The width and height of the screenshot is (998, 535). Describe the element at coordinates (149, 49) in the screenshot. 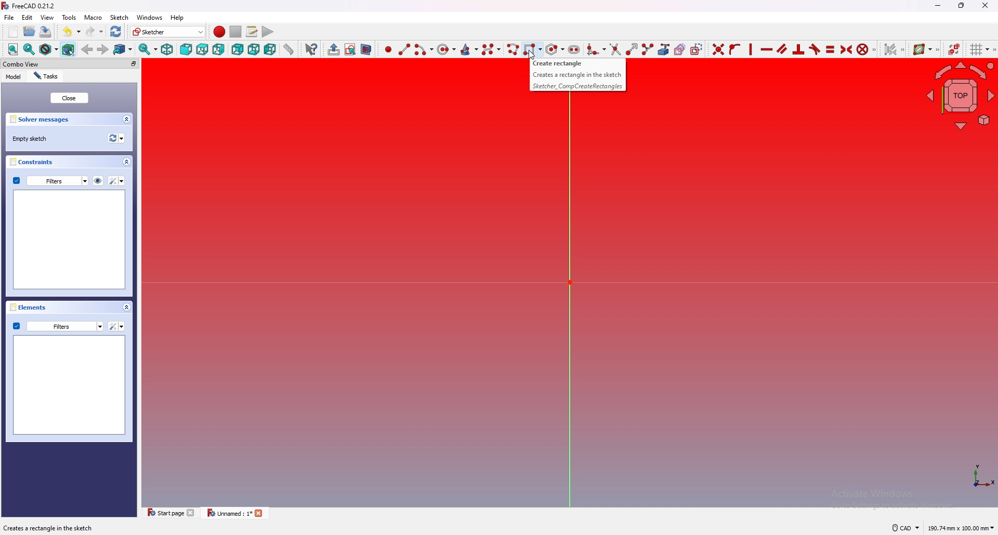

I see `synced view` at that location.